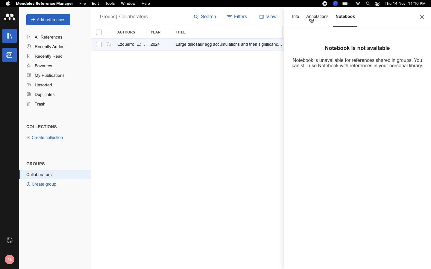  Describe the element at coordinates (36, 163) in the screenshot. I see `GROUPS` at that location.